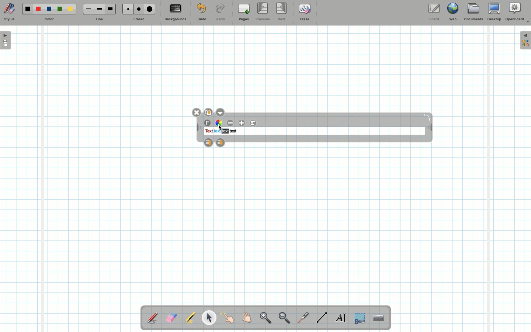 The width and height of the screenshot is (531, 332). I want to click on Pages, so click(244, 13).